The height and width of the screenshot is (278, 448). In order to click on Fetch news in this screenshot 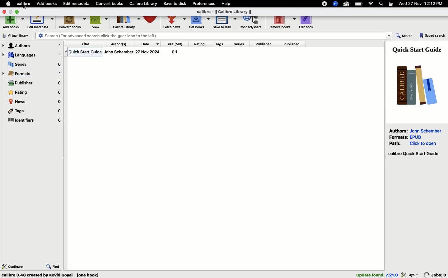, I will do `click(175, 24)`.